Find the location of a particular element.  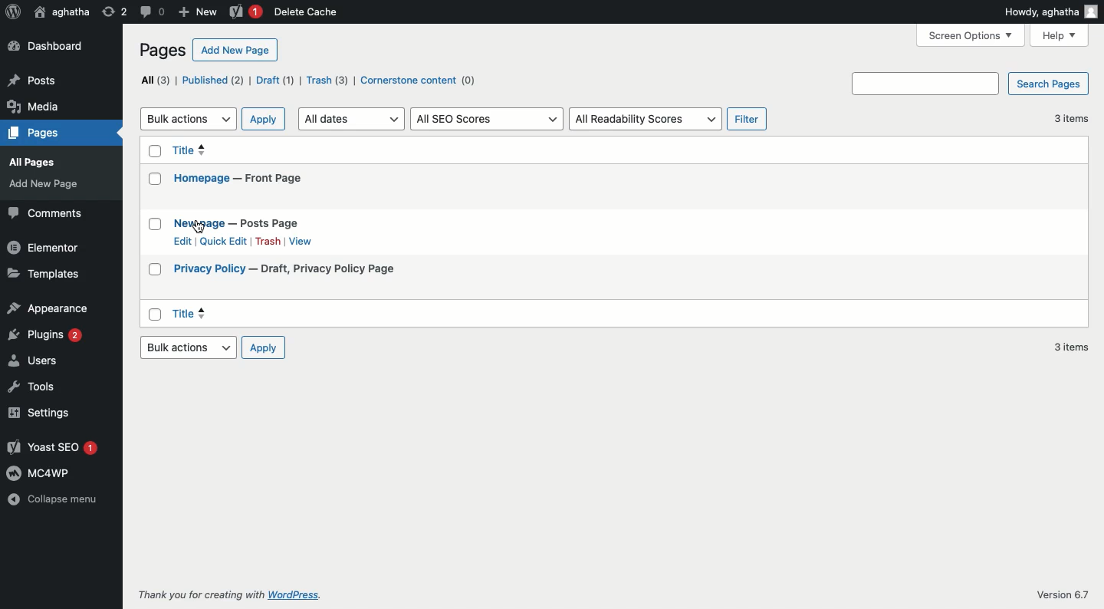

All readability scores is located at coordinates (647, 119).